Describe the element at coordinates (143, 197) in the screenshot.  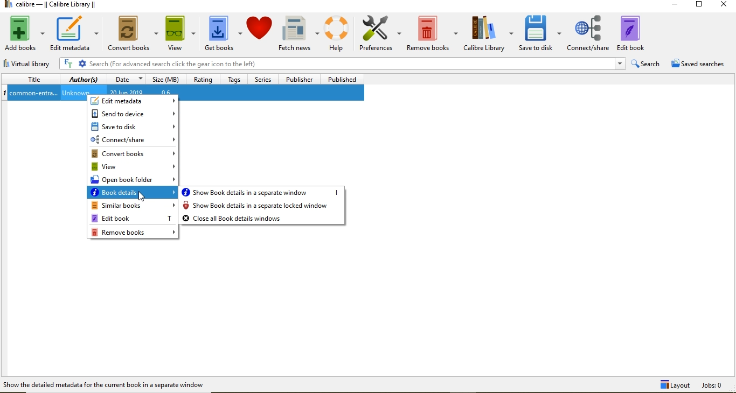
I see `cursor` at that location.